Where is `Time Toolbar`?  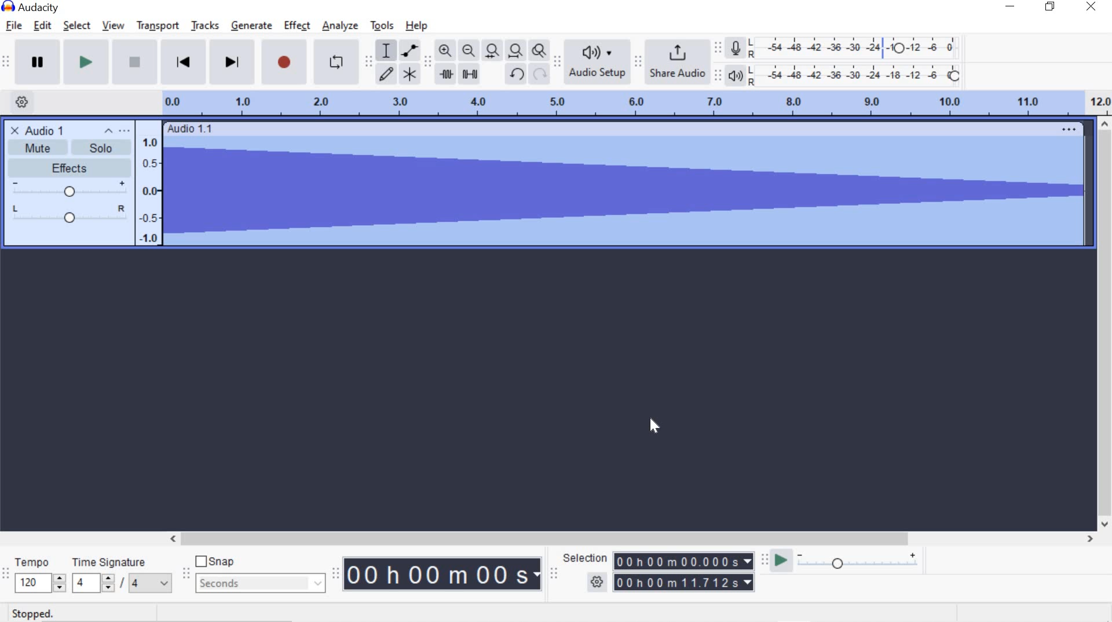
Time Toolbar is located at coordinates (336, 573).